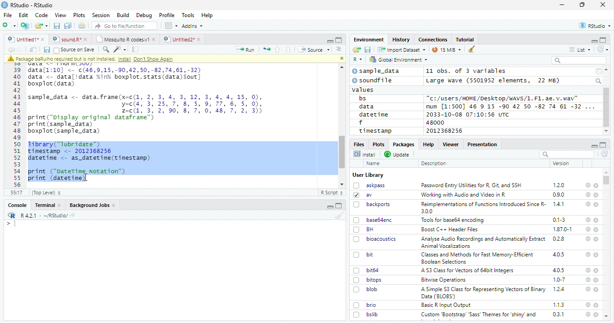 The height and width of the screenshot is (323, 614). I want to click on Background Jobs, so click(93, 205).